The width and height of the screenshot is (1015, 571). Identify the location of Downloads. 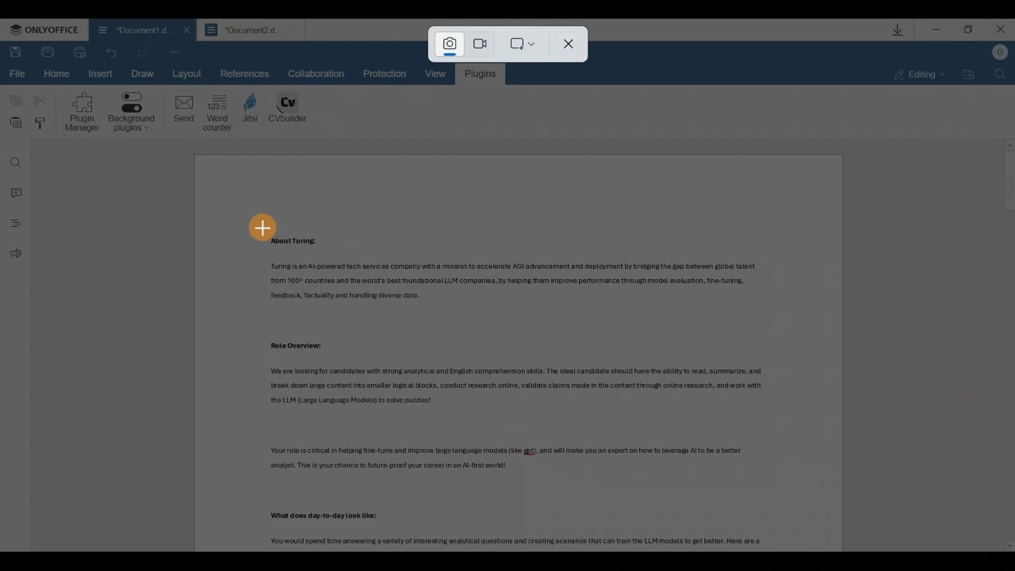
(895, 29).